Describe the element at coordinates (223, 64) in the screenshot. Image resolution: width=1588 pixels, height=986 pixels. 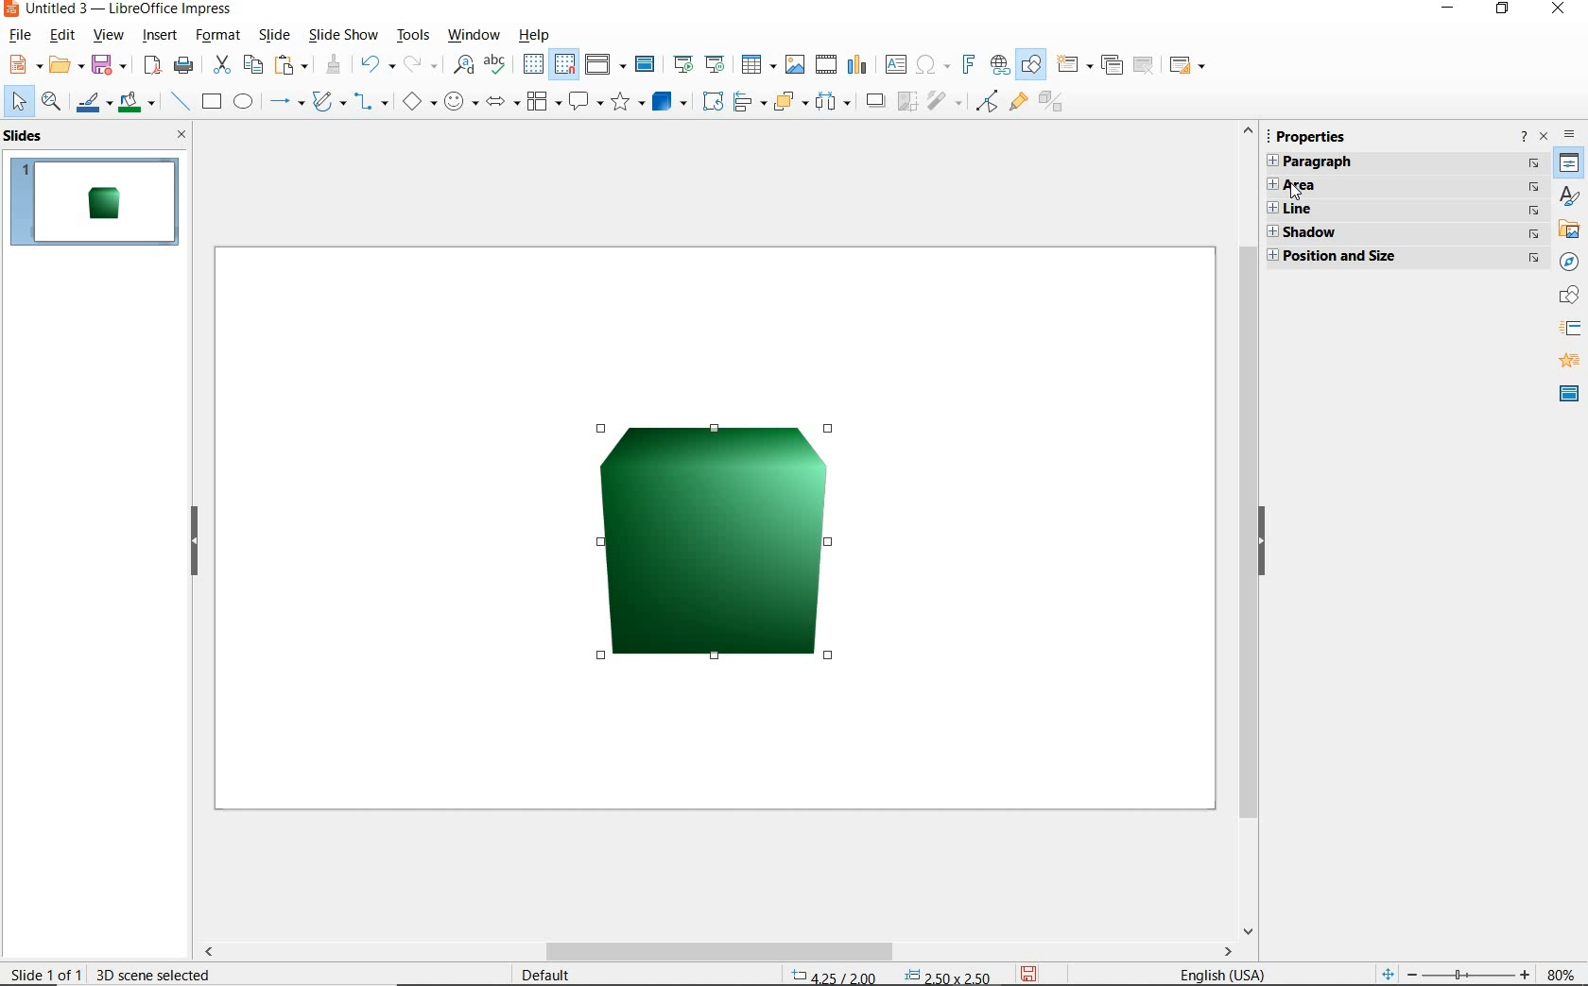
I see `cut` at that location.